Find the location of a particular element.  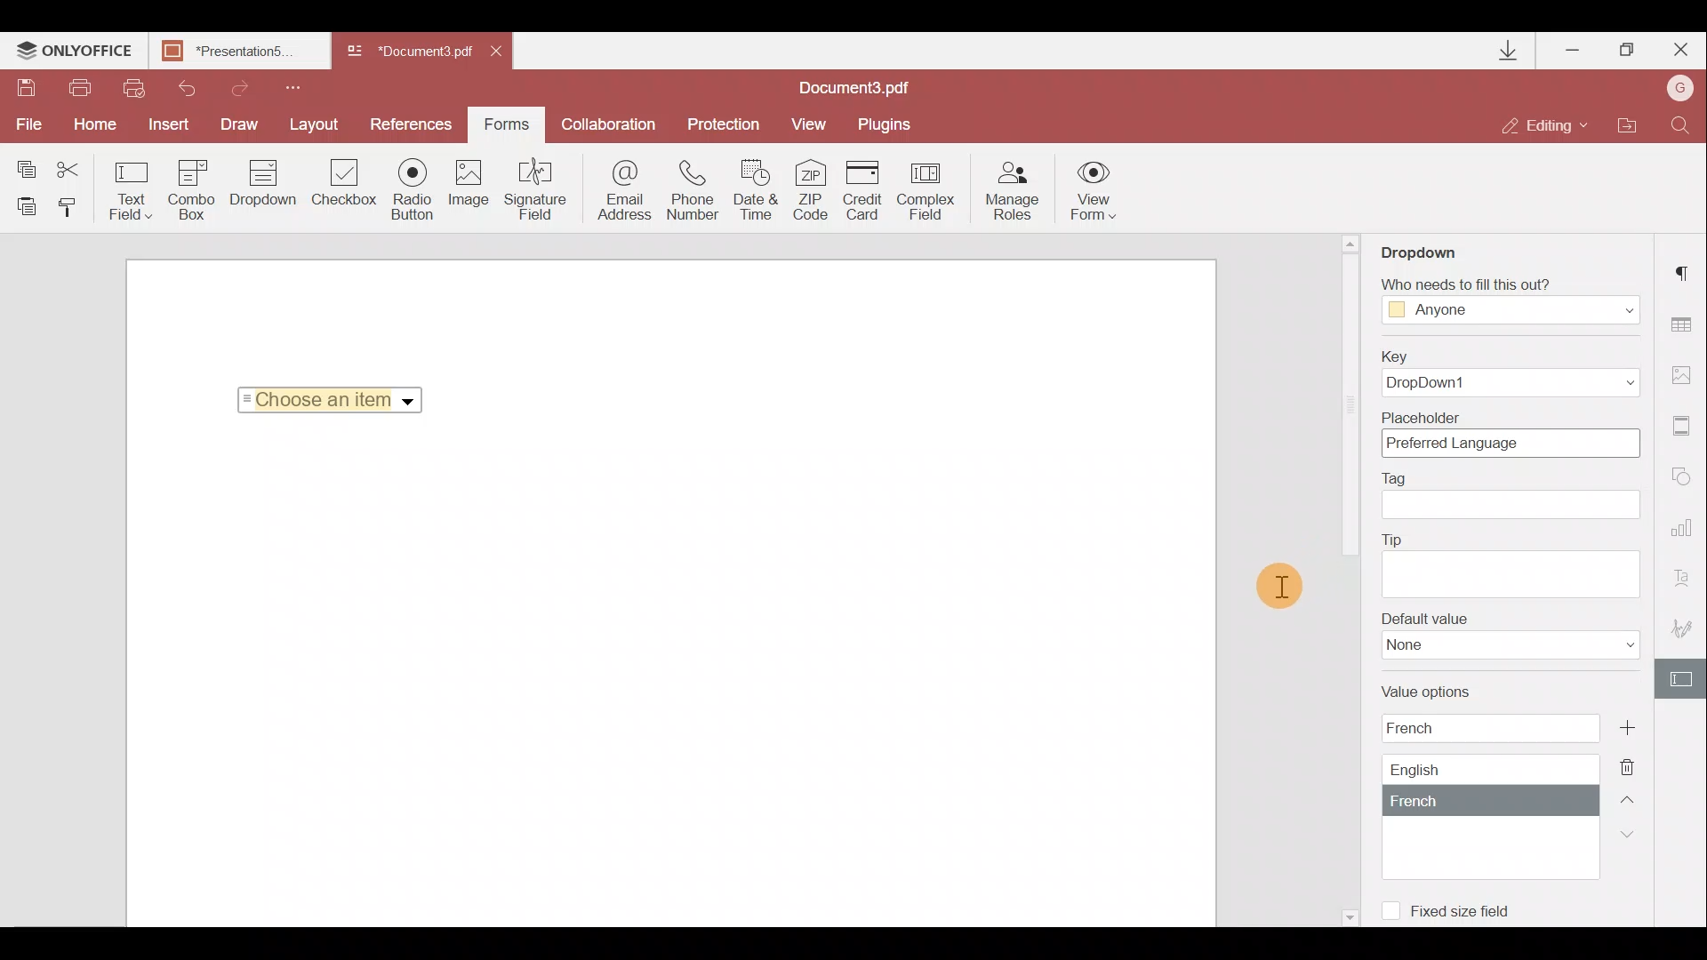

Table settings is located at coordinates (1684, 324).